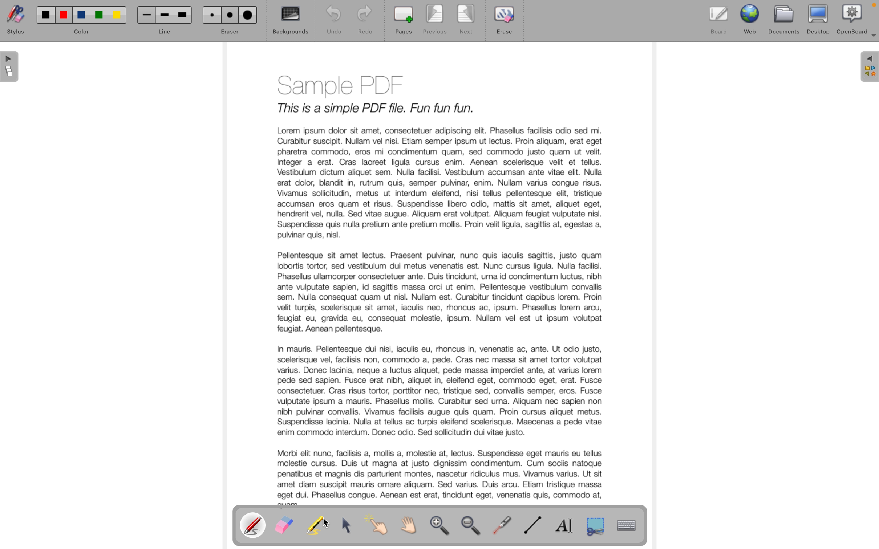 The width and height of the screenshot is (879, 549). Describe the element at coordinates (717, 19) in the screenshot. I see `board` at that location.